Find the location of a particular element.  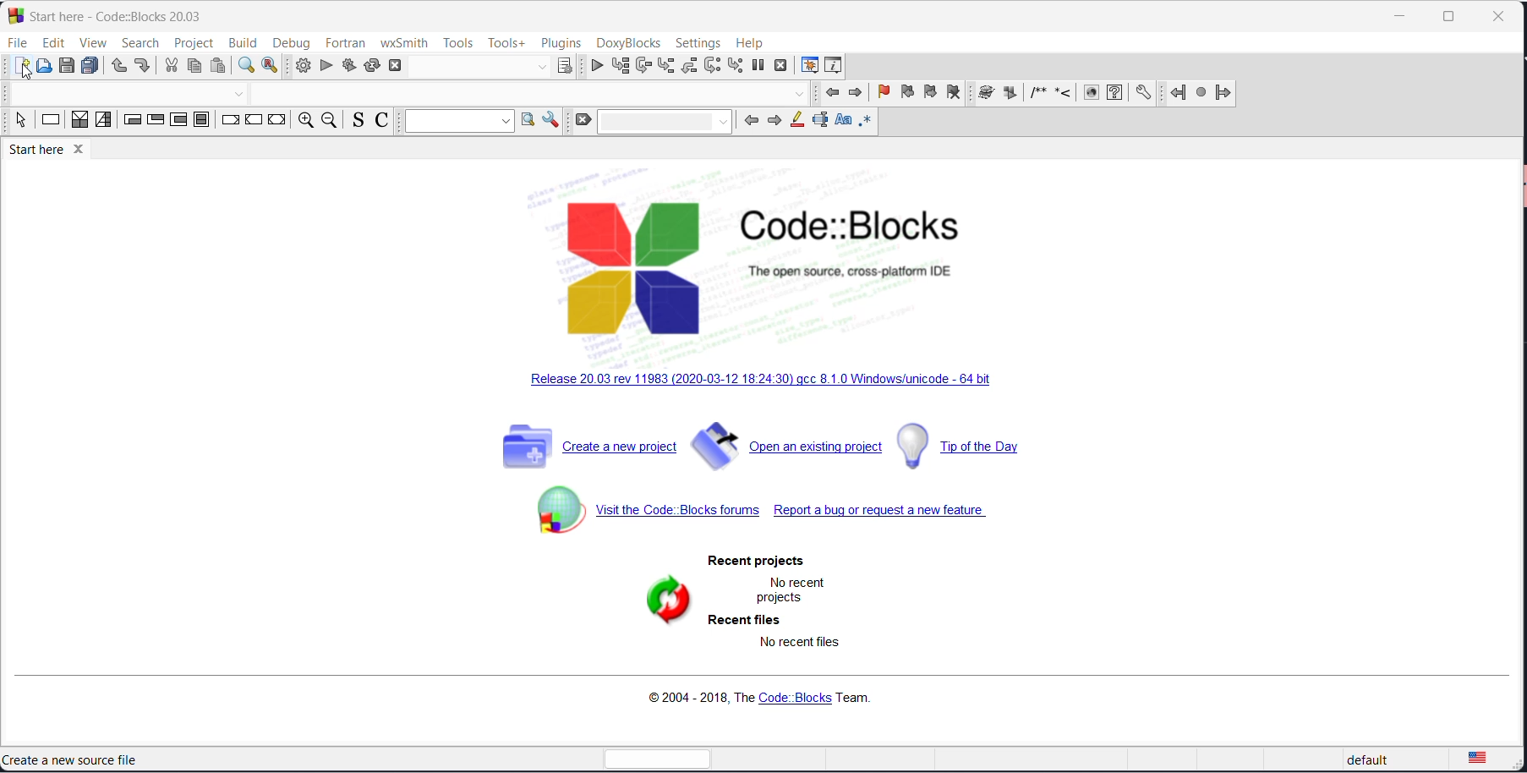

recent files is located at coordinates (747, 622).